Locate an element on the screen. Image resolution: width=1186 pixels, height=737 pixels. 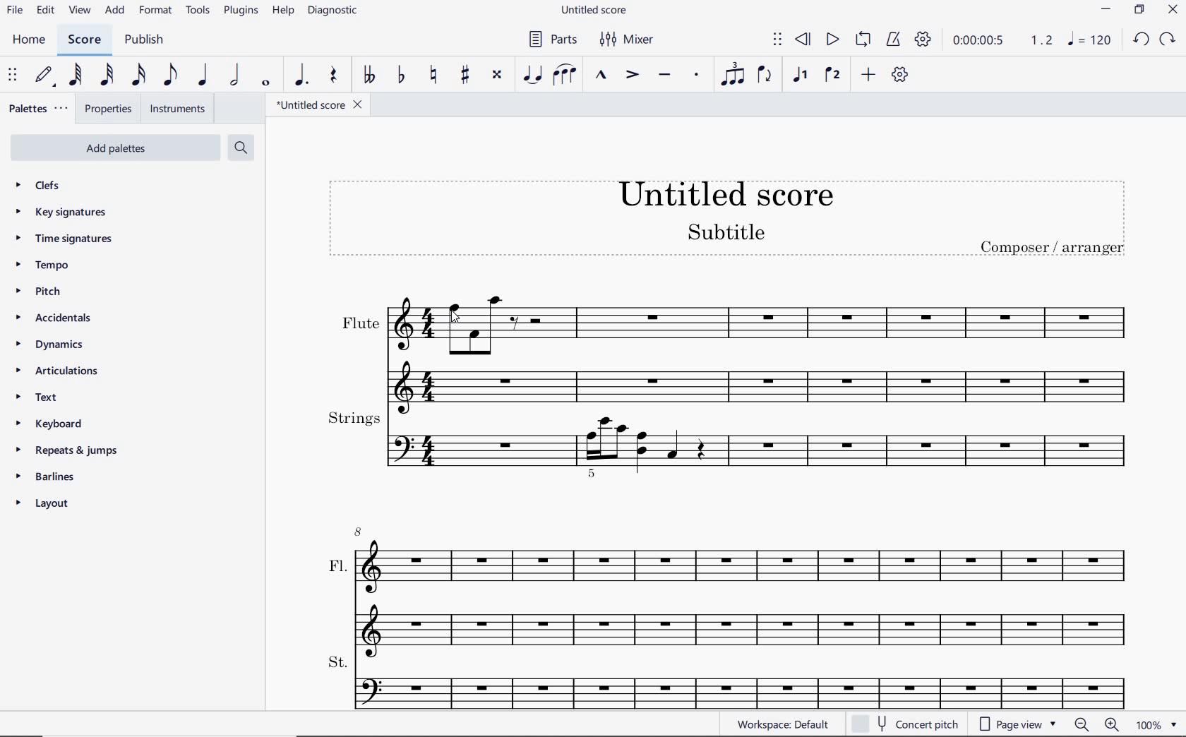
redo is located at coordinates (1168, 40).